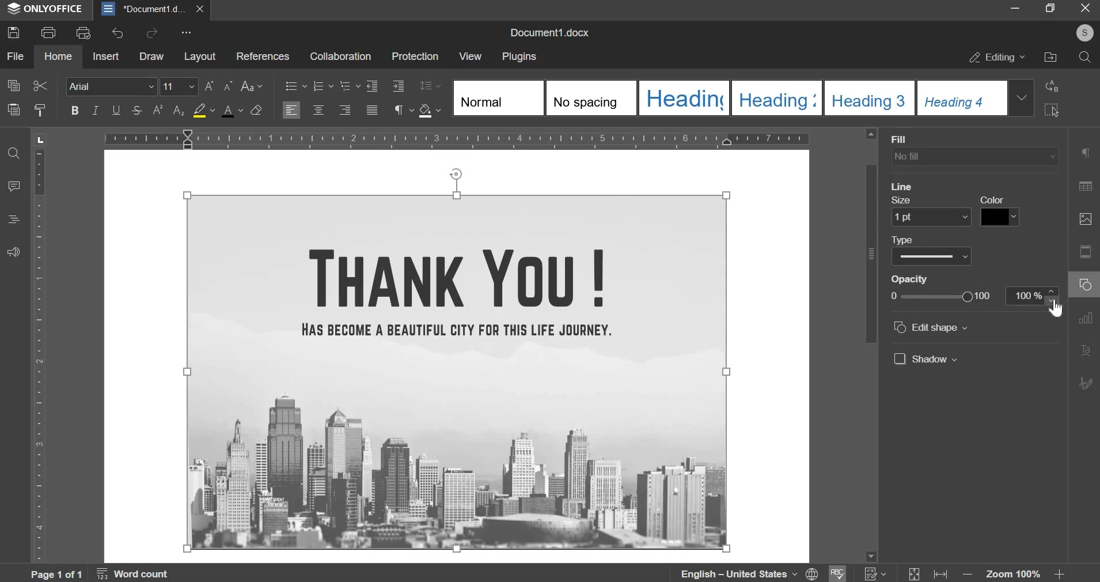 The width and height of the screenshot is (1100, 582). Describe the element at coordinates (180, 86) in the screenshot. I see `font size` at that location.